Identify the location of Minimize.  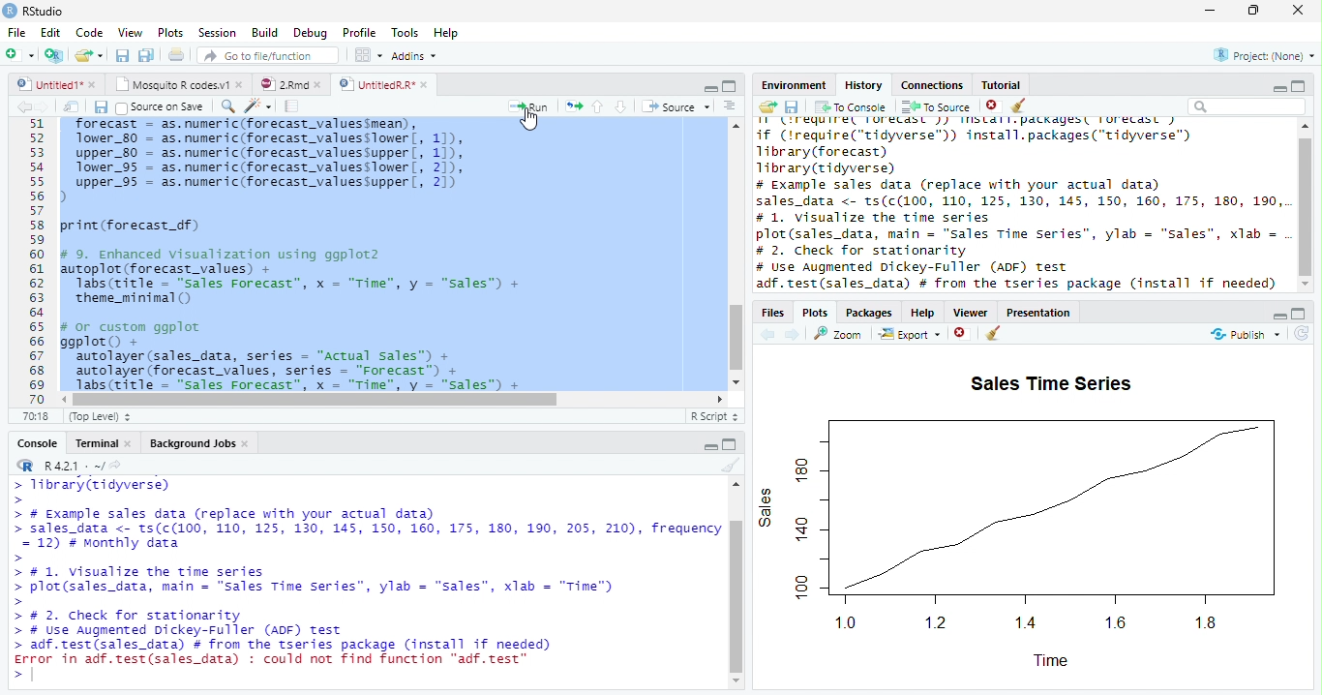
(1276, 316).